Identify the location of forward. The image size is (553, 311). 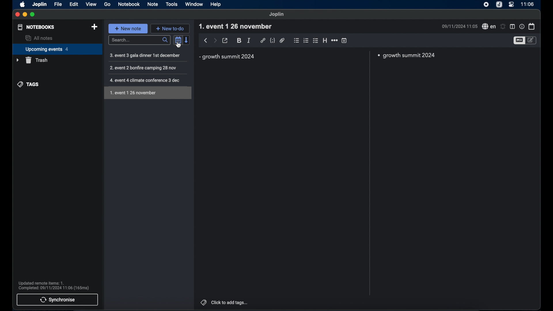
(215, 40).